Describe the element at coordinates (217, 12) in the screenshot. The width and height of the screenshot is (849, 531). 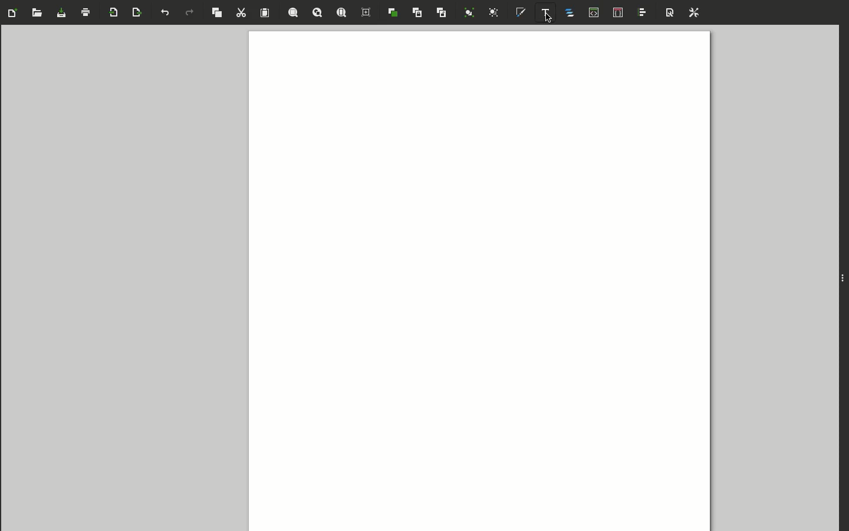
I see `Copy` at that location.